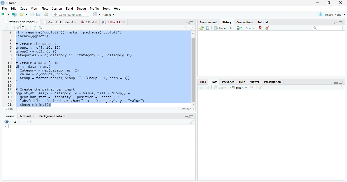 This screenshot has width=347, height=182. I want to click on share icon, so click(31, 122).